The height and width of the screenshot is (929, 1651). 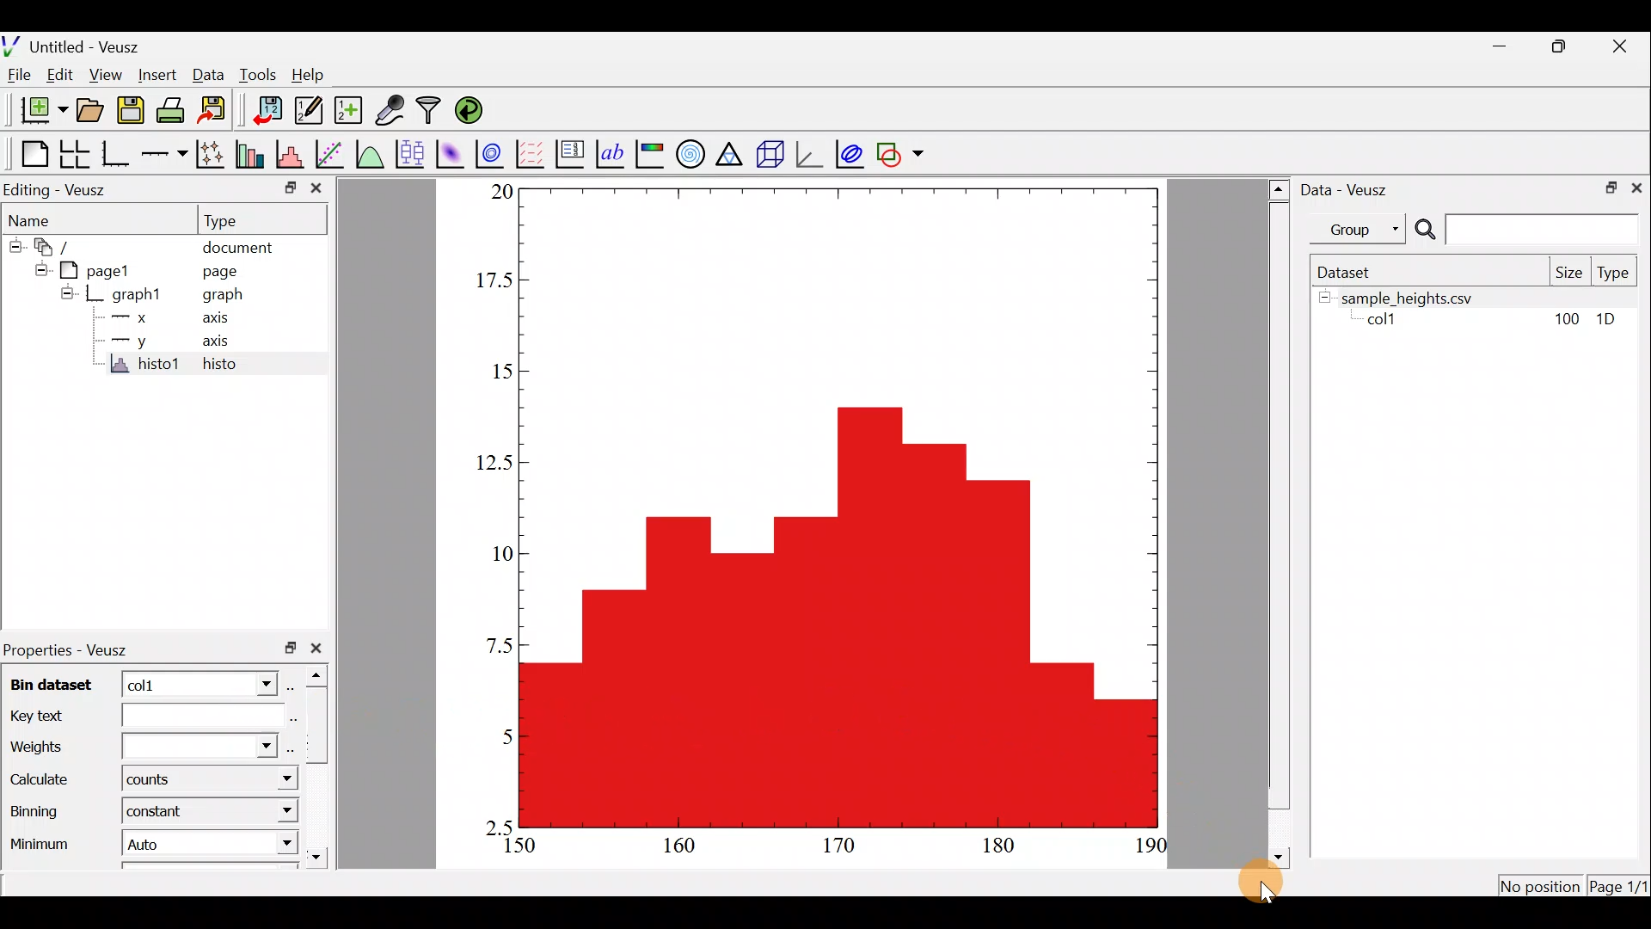 What do you see at coordinates (389, 109) in the screenshot?
I see `capture remote data` at bounding box center [389, 109].